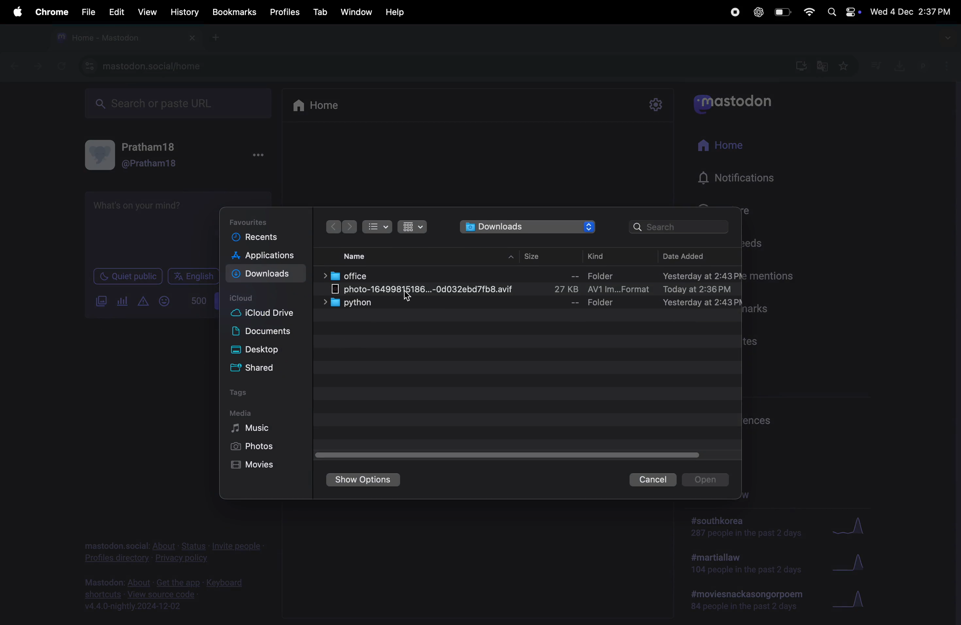 The image size is (961, 625). What do you see at coordinates (843, 11) in the screenshot?
I see `apple widgets` at bounding box center [843, 11].